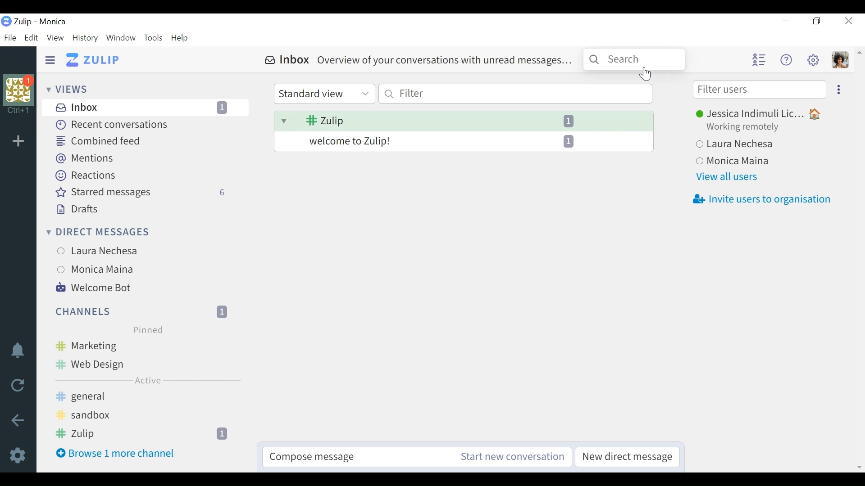 The height and width of the screenshot is (486, 865). I want to click on general, so click(150, 395).